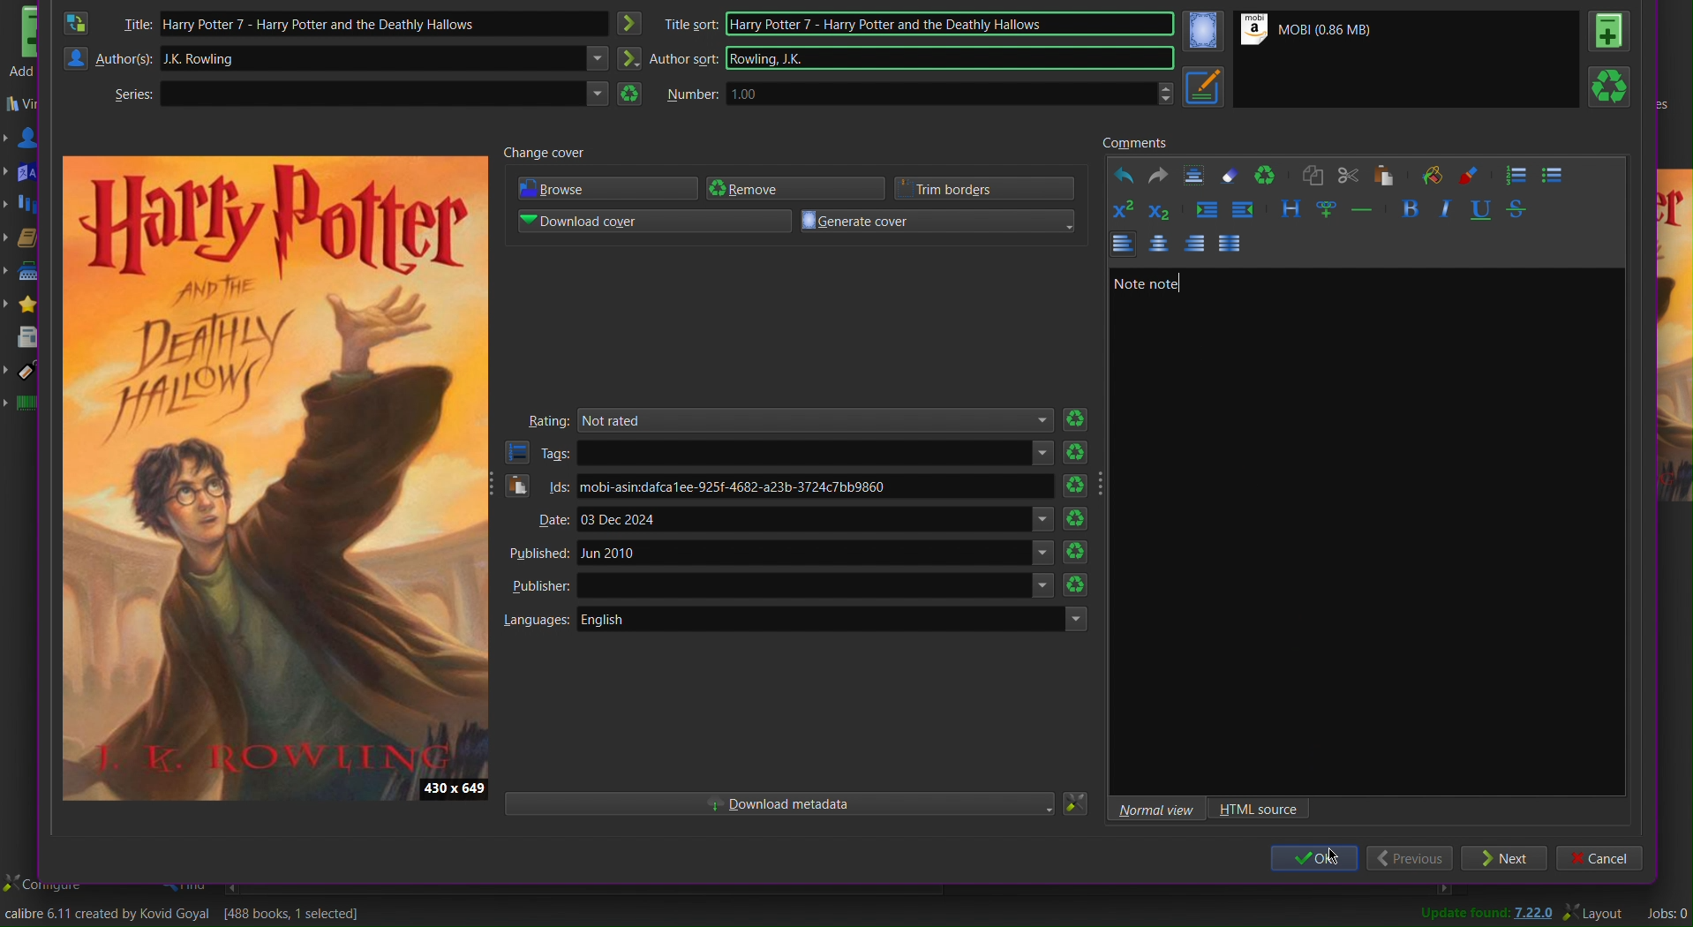 The height and width of the screenshot is (927, 1693). I want to click on Publisher, so click(27, 275).